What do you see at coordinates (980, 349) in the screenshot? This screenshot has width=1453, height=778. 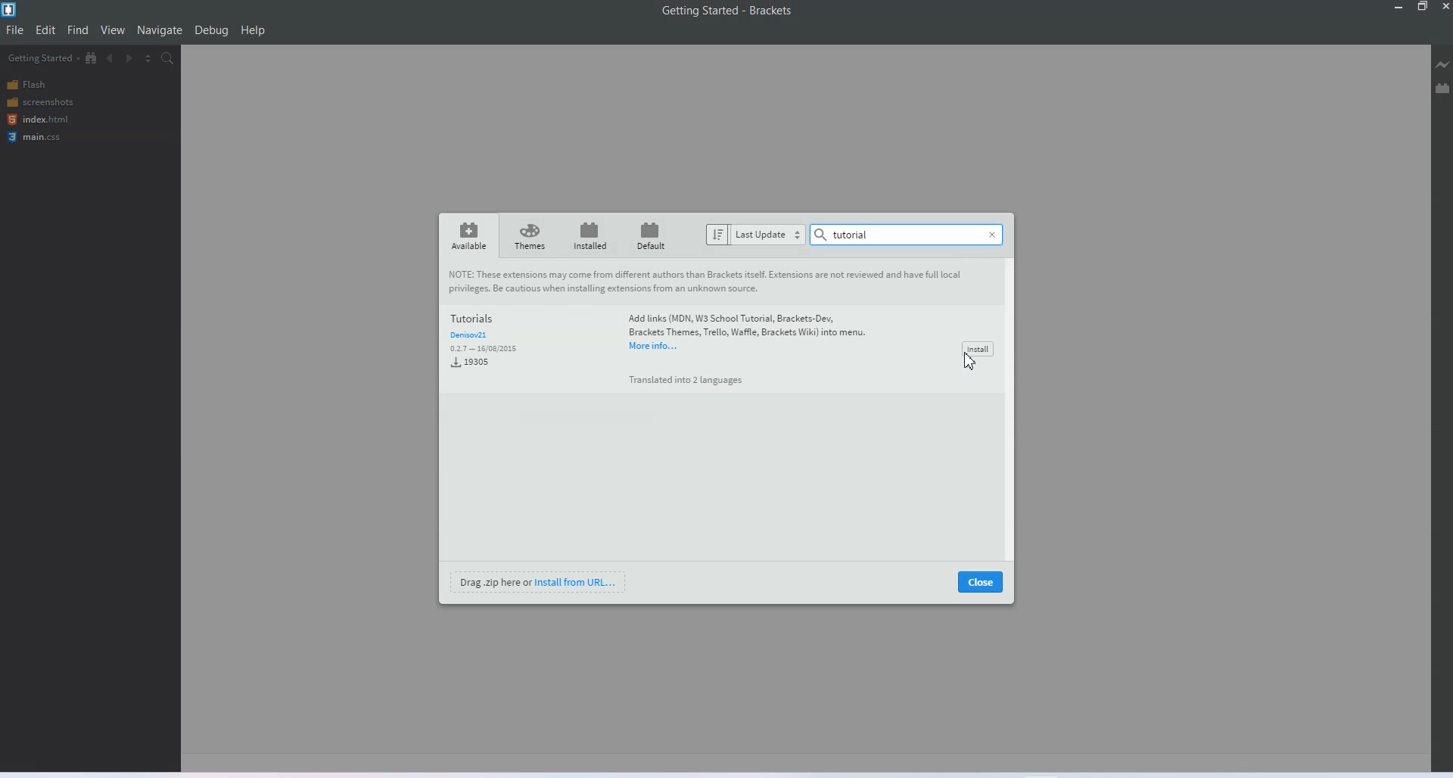 I see `Install` at bounding box center [980, 349].